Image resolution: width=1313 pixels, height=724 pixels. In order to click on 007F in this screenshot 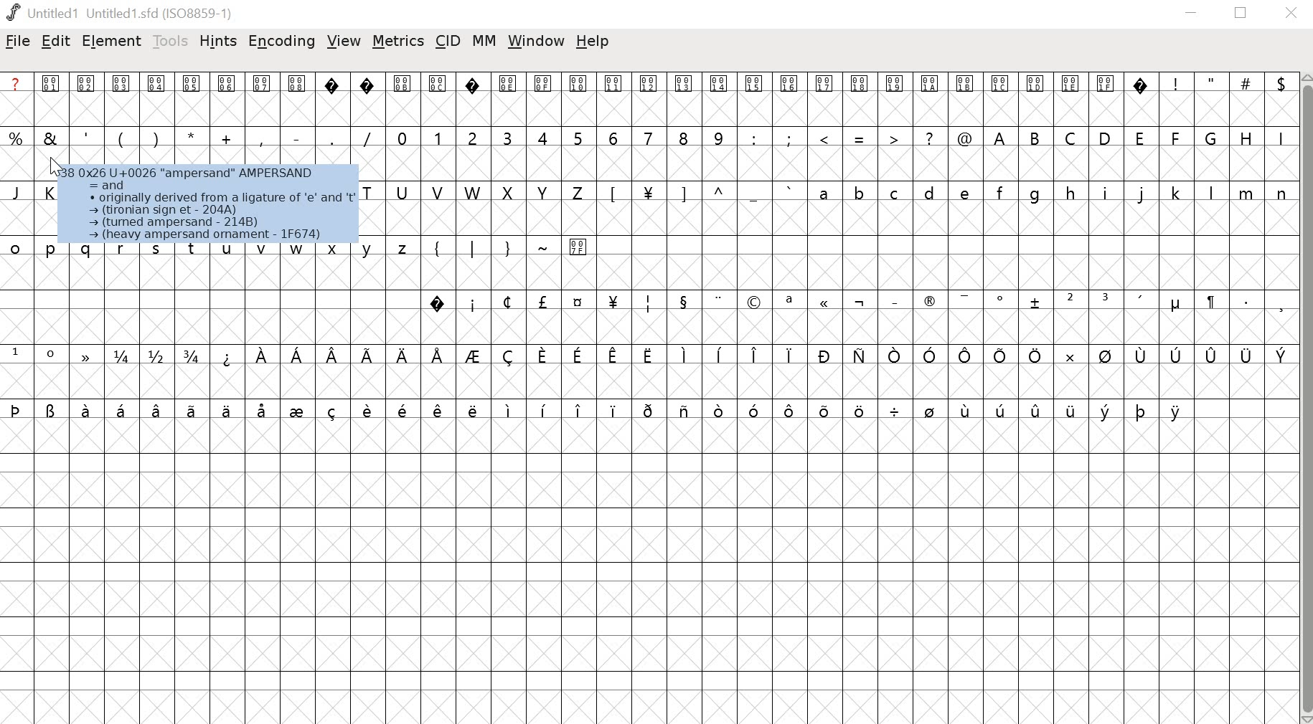, I will do `click(581, 246)`.